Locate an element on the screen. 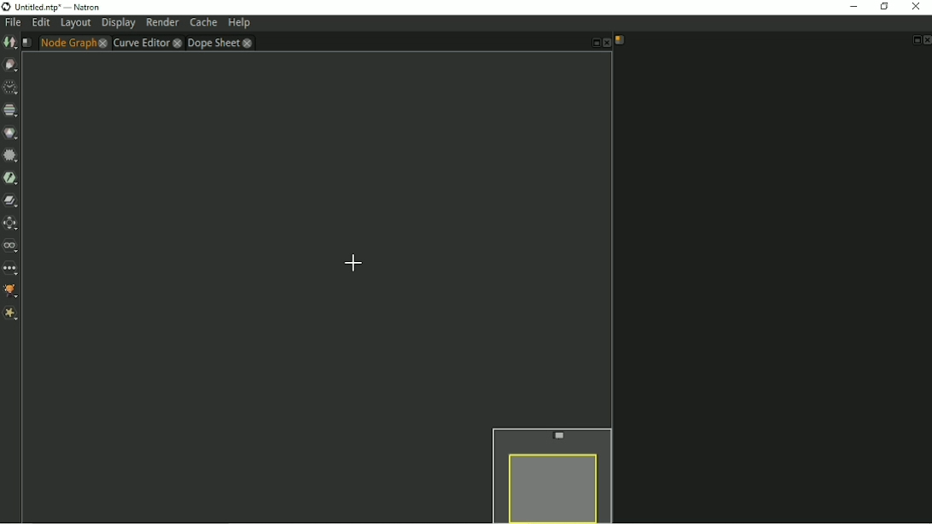 The image size is (932, 524). GMIC is located at coordinates (12, 293).